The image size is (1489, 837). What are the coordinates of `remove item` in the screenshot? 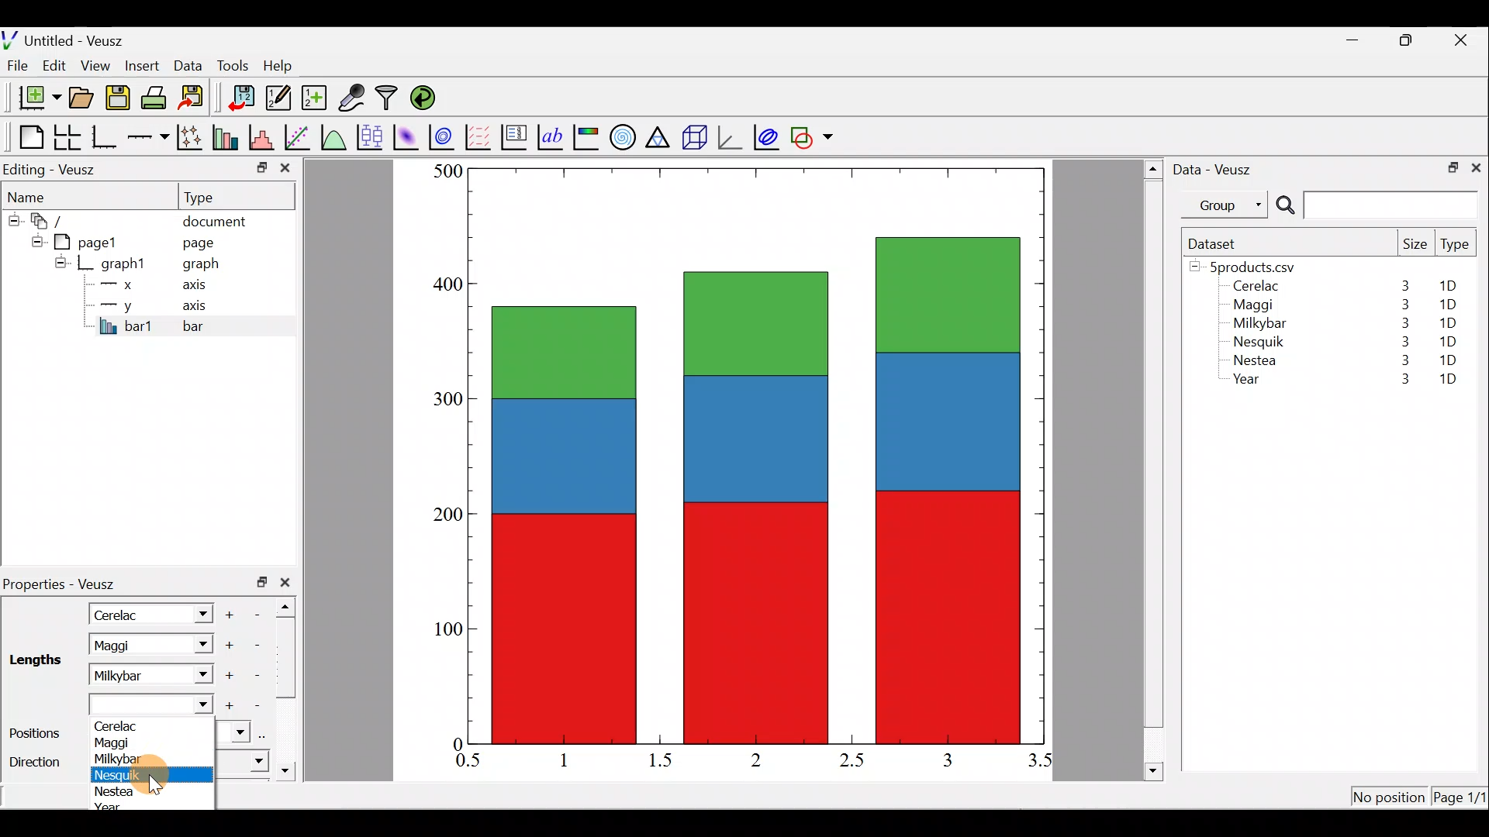 It's located at (256, 645).